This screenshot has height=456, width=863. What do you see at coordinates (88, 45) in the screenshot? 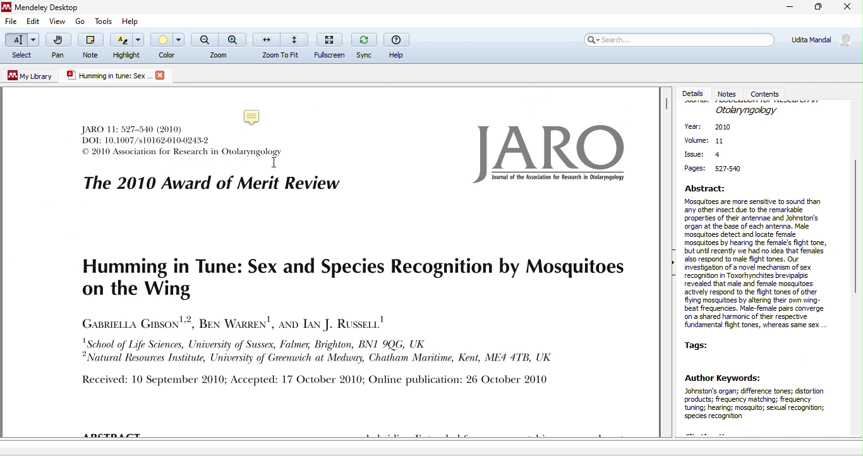
I see `note` at bounding box center [88, 45].